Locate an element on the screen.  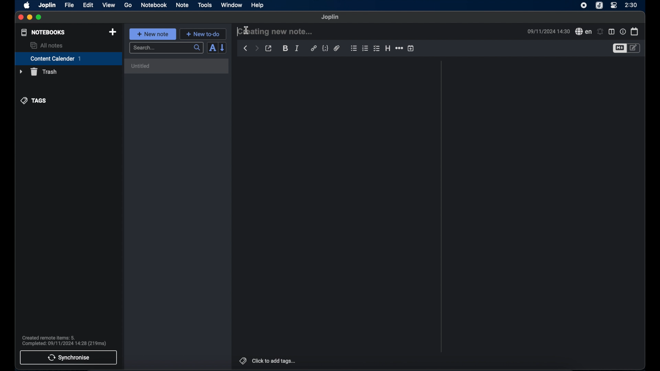
numbered list is located at coordinates (365, 48).